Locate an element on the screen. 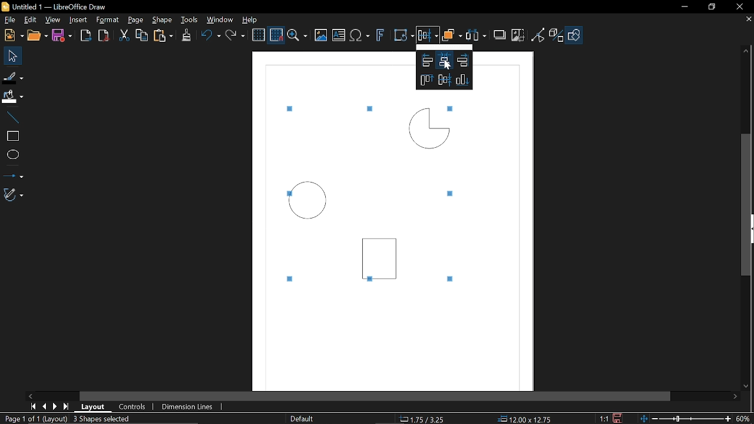 This screenshot has width=754, height=424. Rectangle is located at coordinates (11, 135).